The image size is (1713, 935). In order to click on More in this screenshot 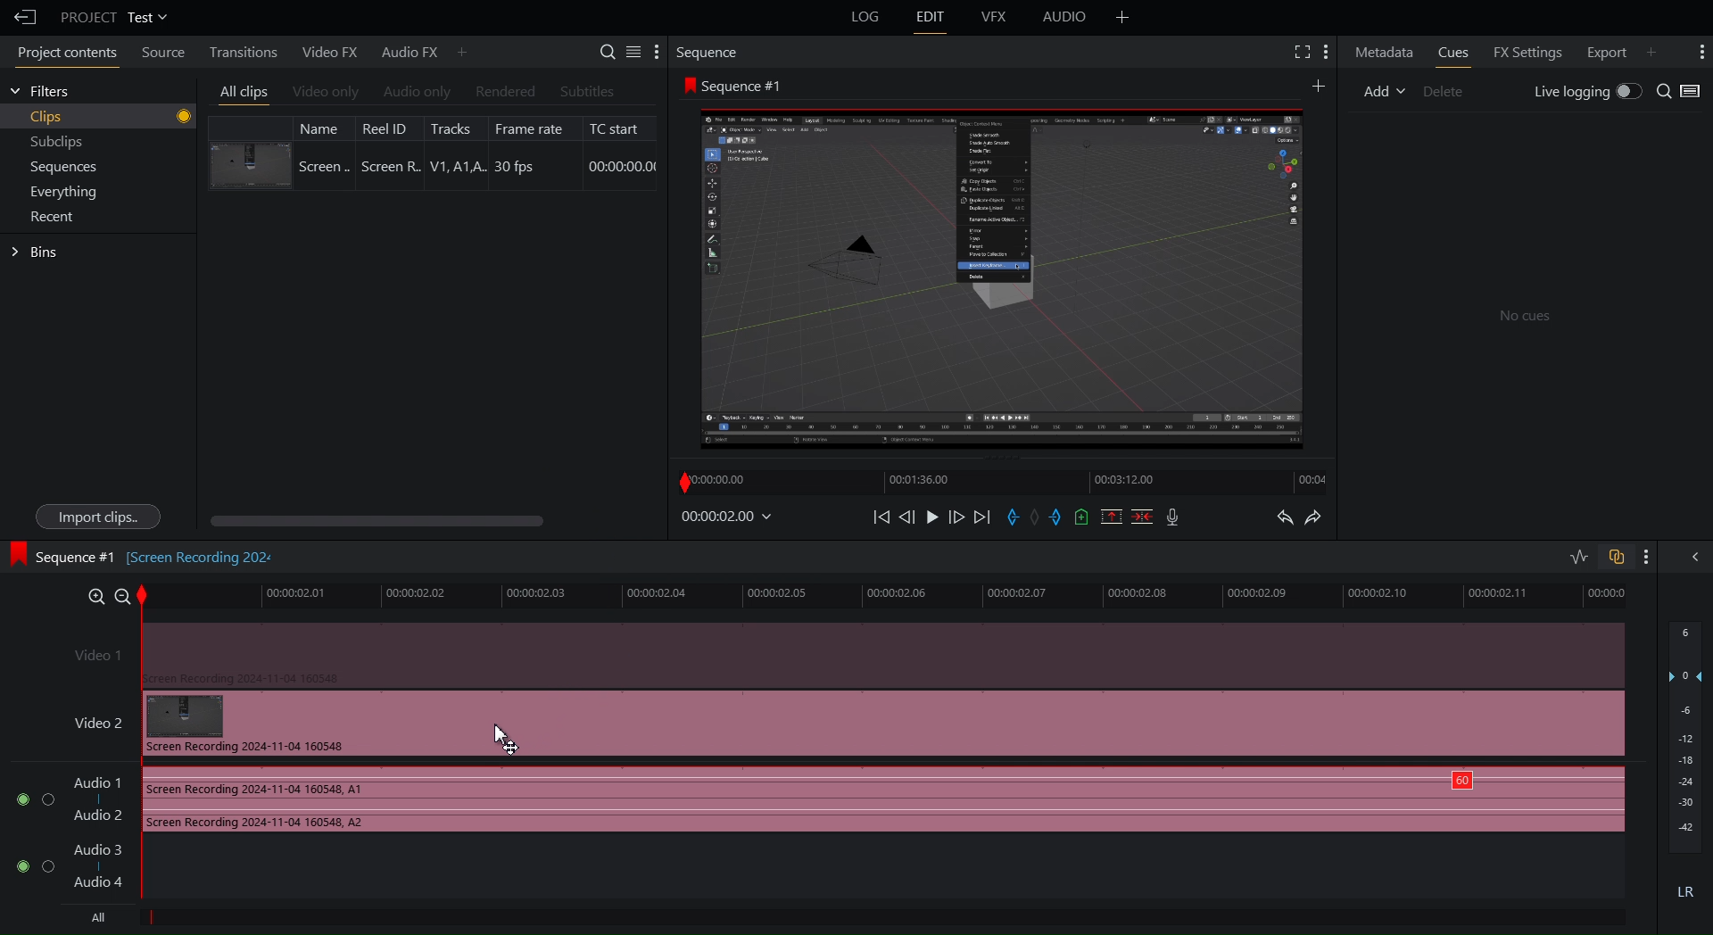, I will do `click(1646, 557)`.